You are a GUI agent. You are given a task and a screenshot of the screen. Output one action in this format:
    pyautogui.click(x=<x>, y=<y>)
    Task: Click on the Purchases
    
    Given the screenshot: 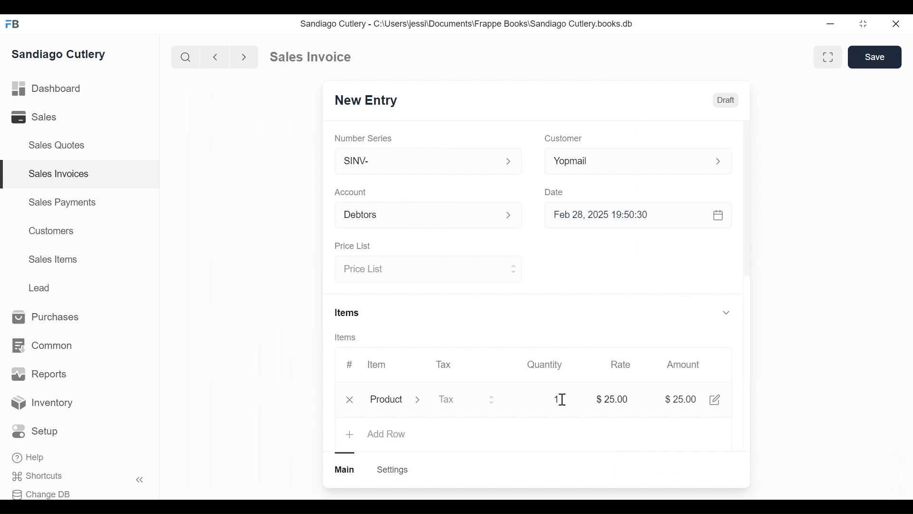 What is the action you would take?
    pyautogui.click(x=50, y=317)
    